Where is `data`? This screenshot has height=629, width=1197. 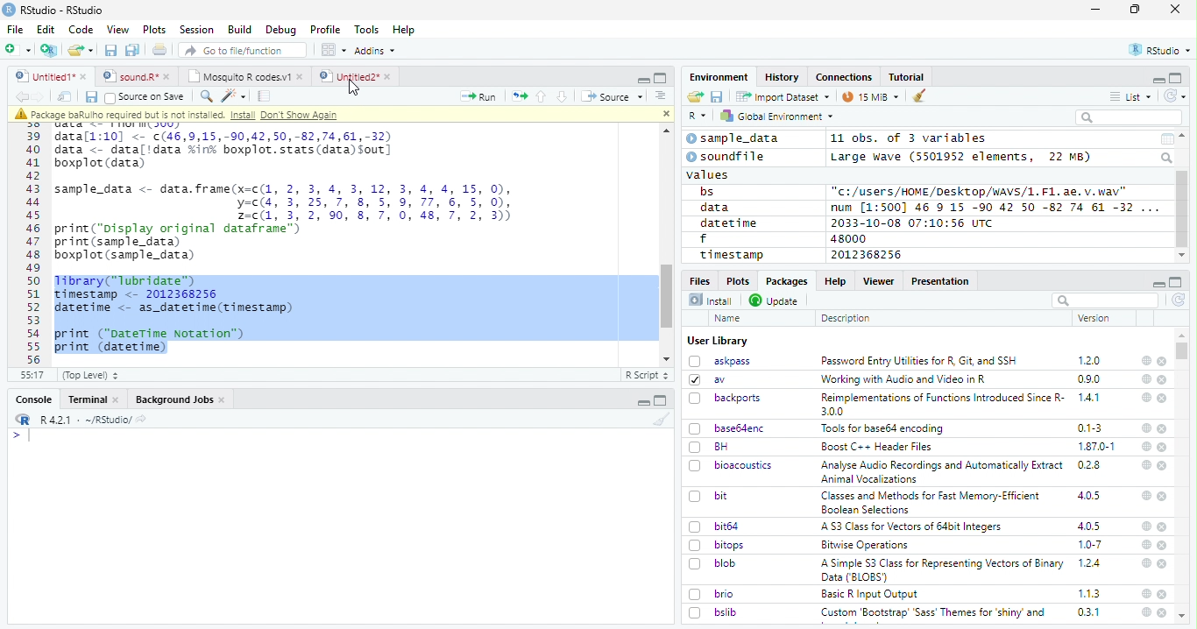 data is located at coordinates (718, 208).